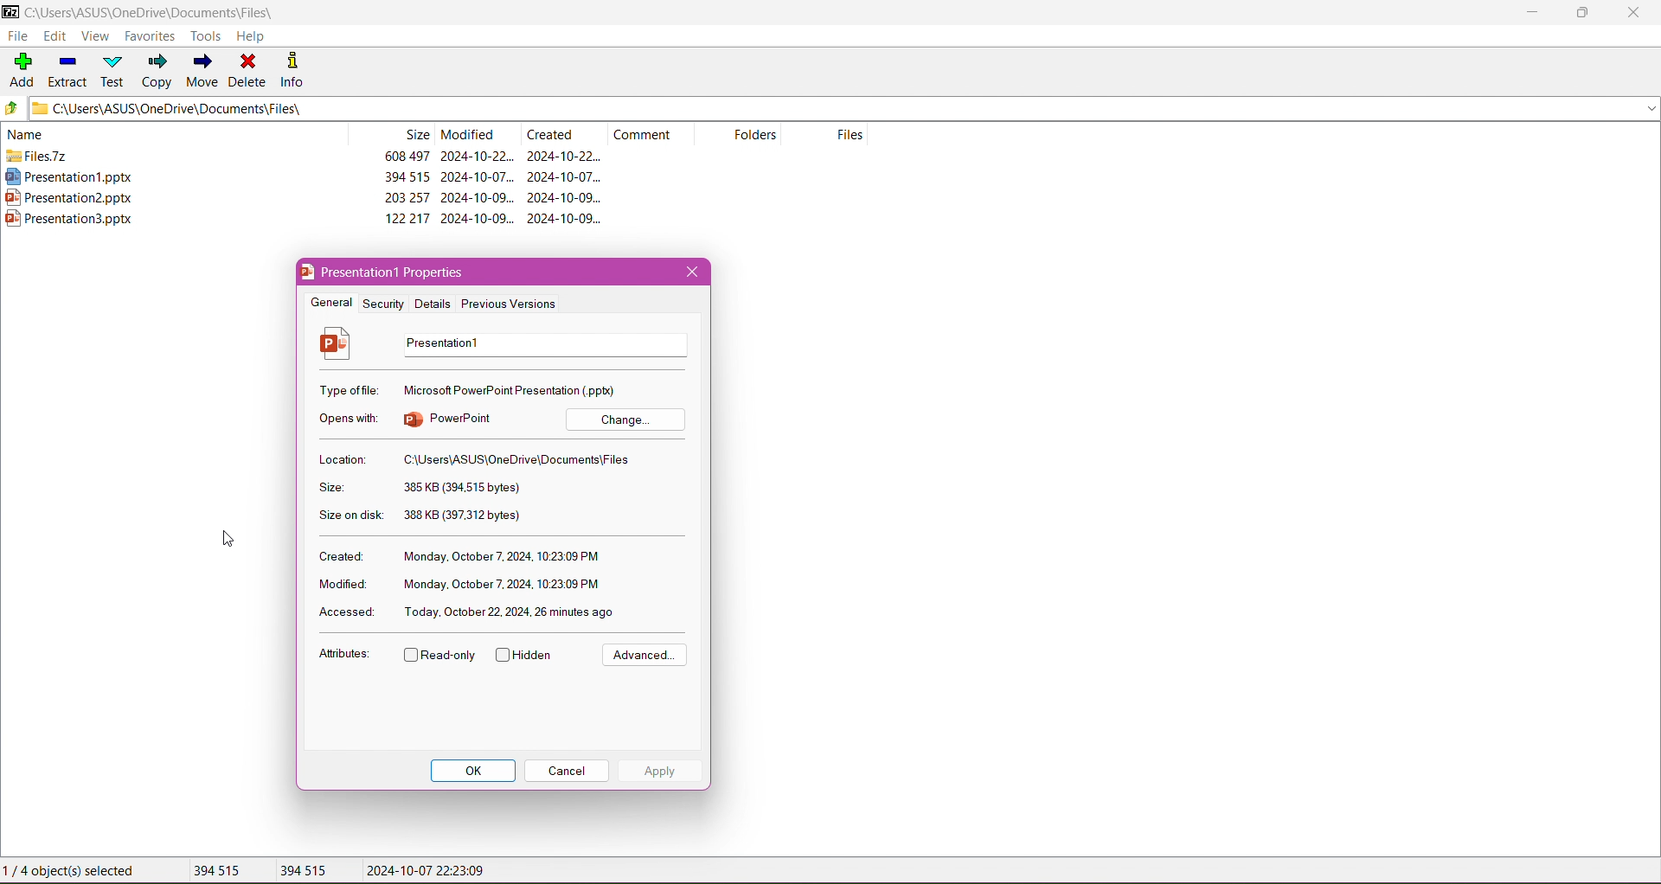  I want to click on 388 KB (397,312 bytes), so click(483, 517).